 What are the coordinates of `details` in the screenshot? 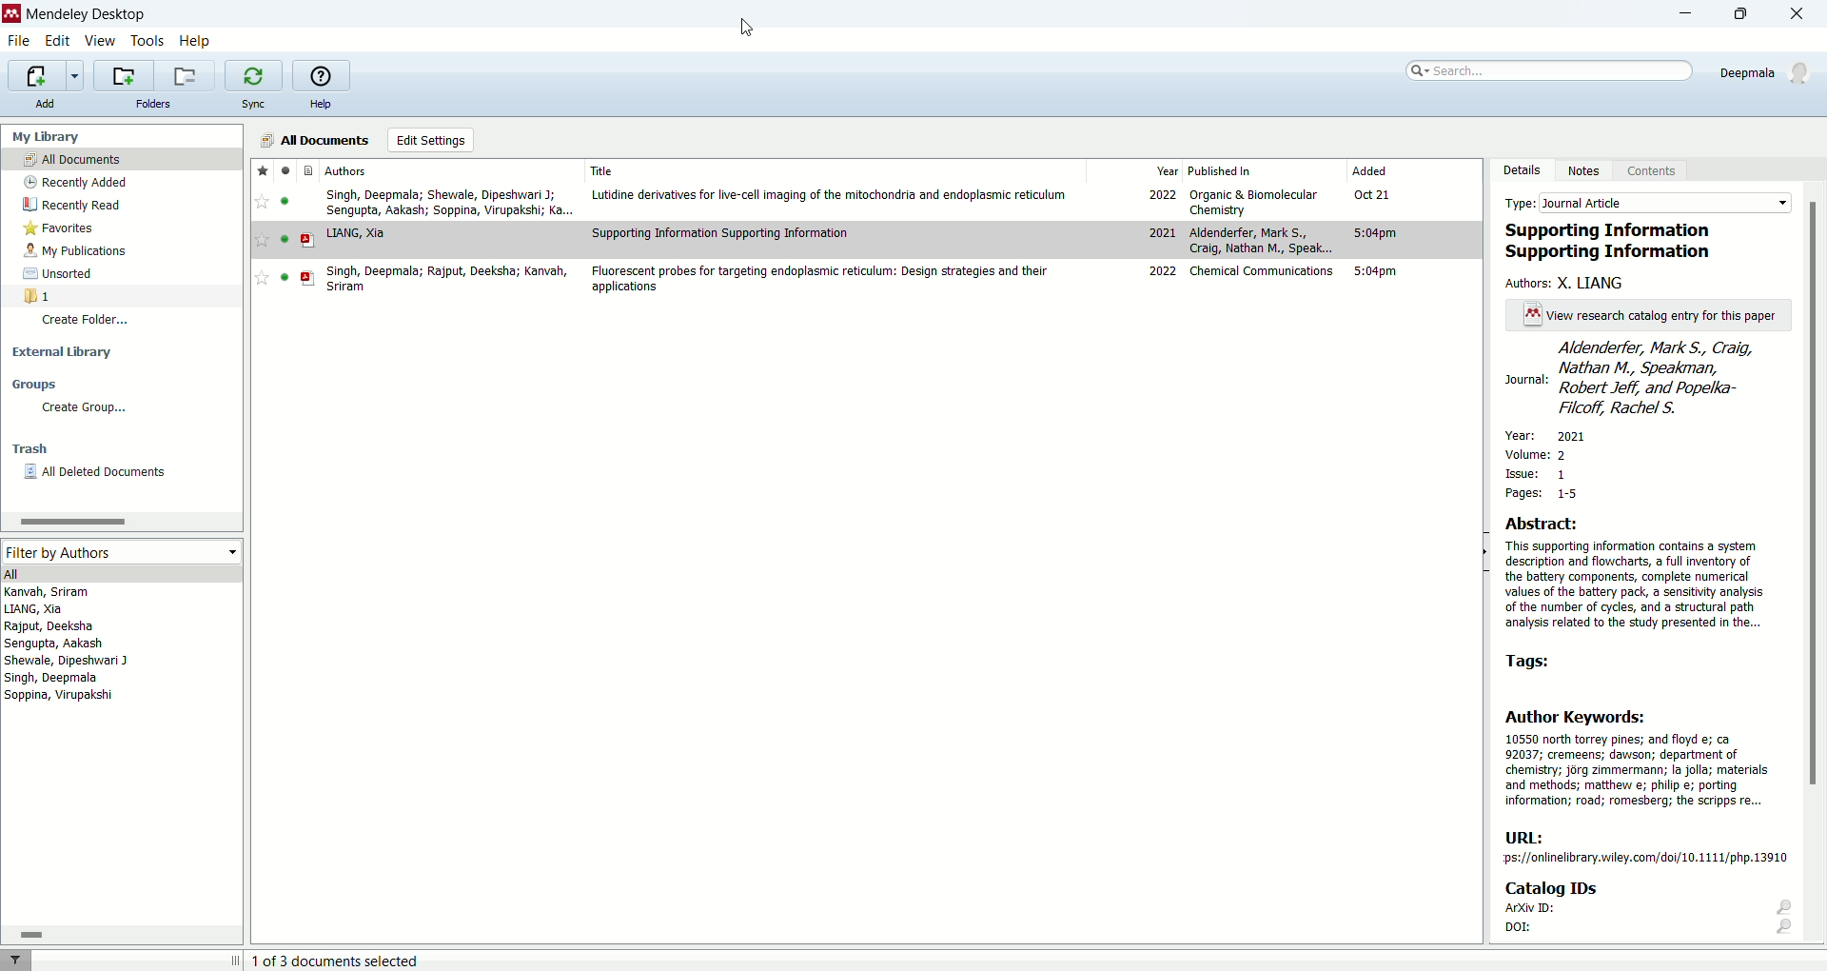 It's located at (1522, 169).